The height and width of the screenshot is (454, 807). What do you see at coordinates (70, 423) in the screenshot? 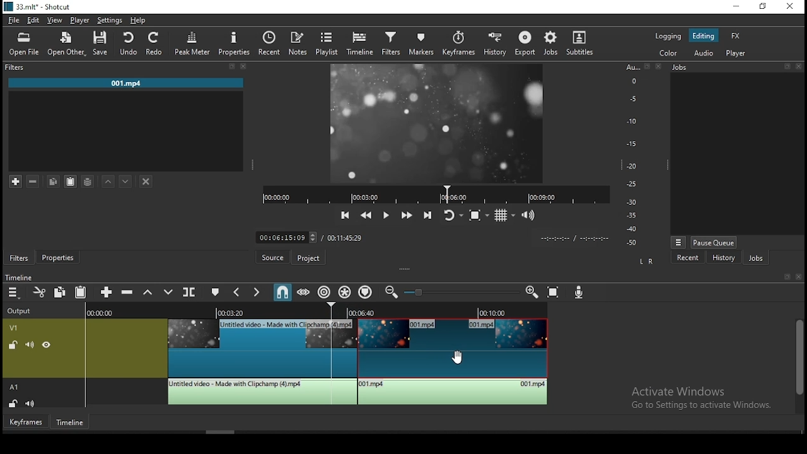
I see `timeline` at bounding box center [70, 423].